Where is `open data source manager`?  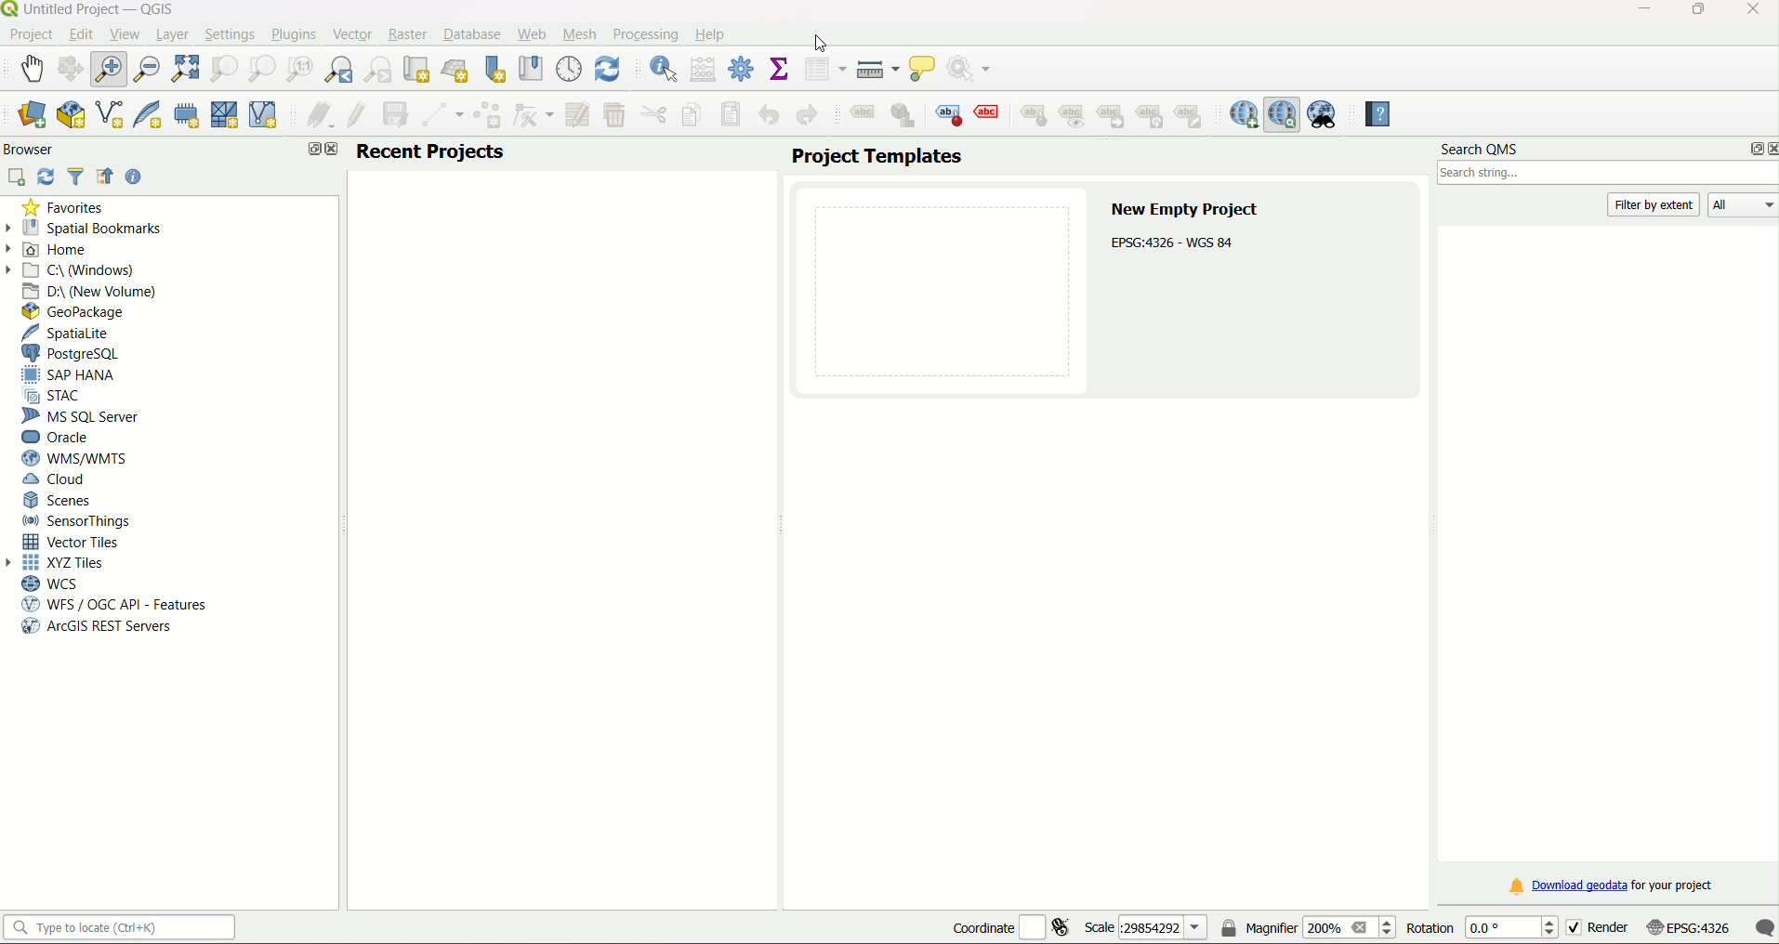 open data source manager is located at coordinates (31, 115).